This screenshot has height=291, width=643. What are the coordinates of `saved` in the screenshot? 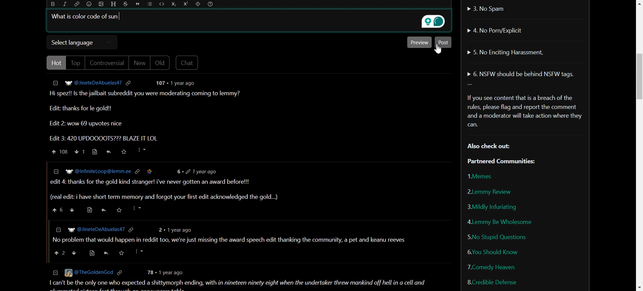 It's located at (120, 210).